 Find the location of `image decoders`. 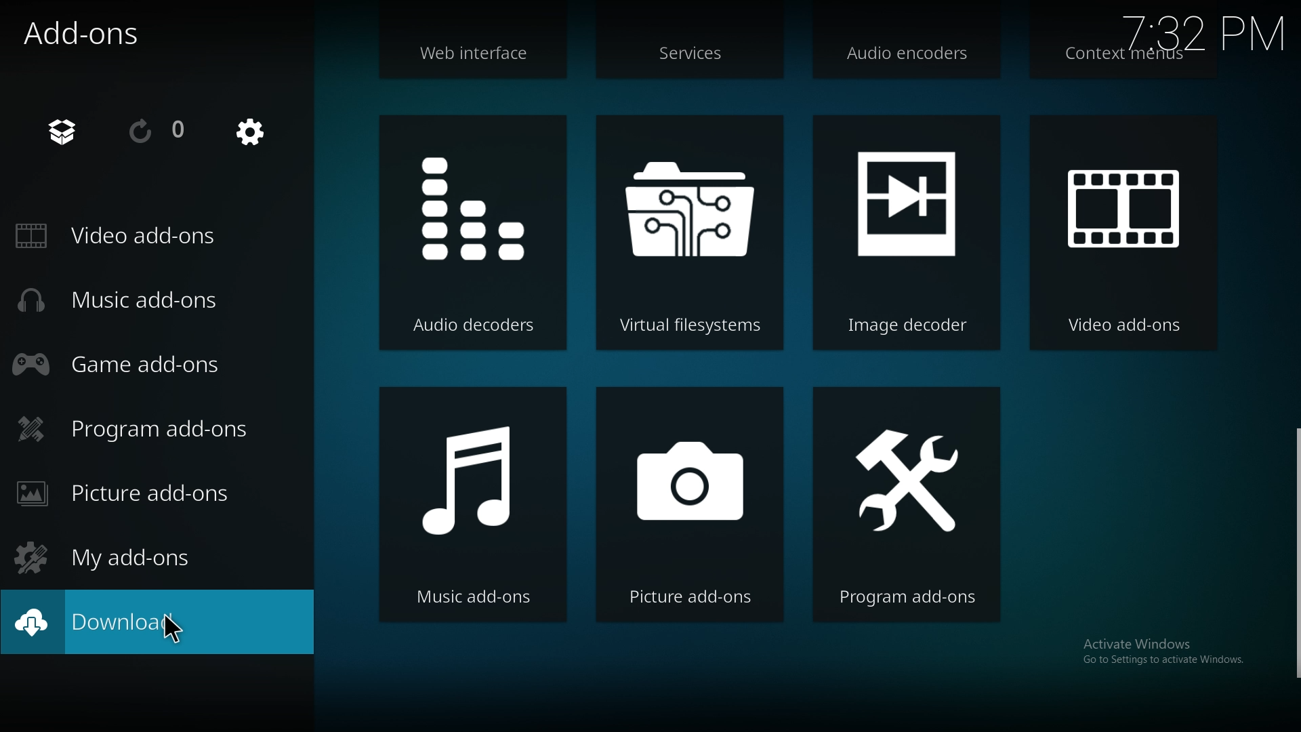

image decoders is located at coordinates (905, 235).